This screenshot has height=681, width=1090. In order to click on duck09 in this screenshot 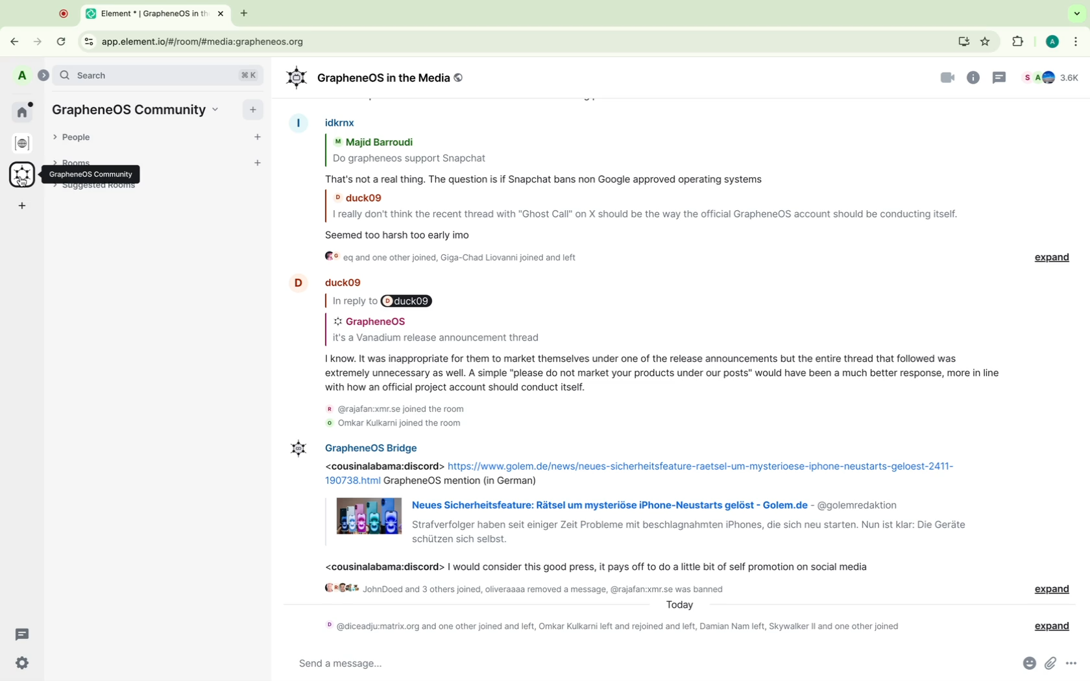, I will do `click(360, 196)`.